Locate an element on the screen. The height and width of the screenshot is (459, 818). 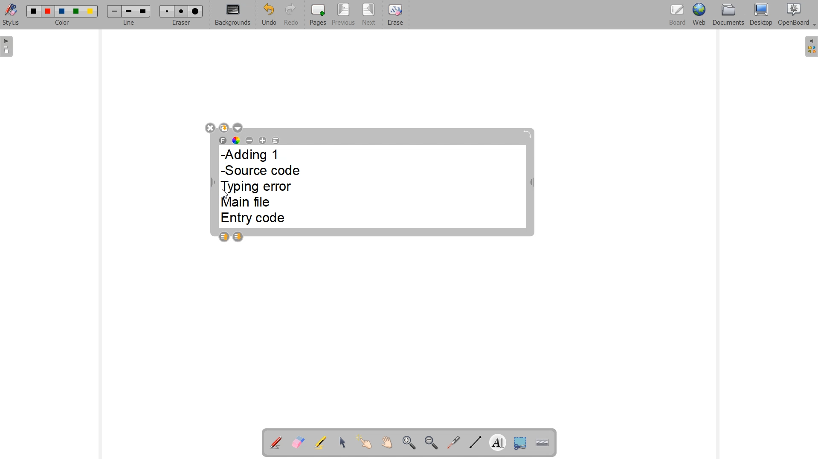
Interact with items is located at coordinates (365, 443).